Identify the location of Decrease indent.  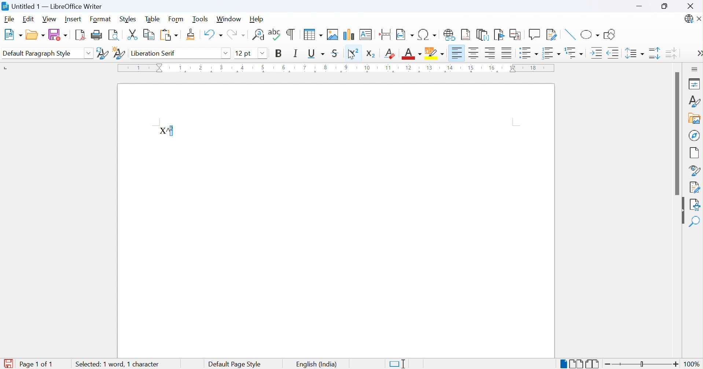
(615, 53).